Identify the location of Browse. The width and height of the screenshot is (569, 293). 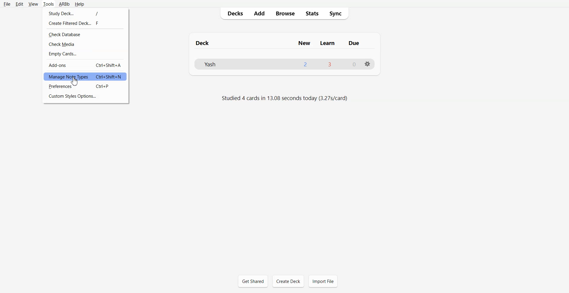
(284, 13).